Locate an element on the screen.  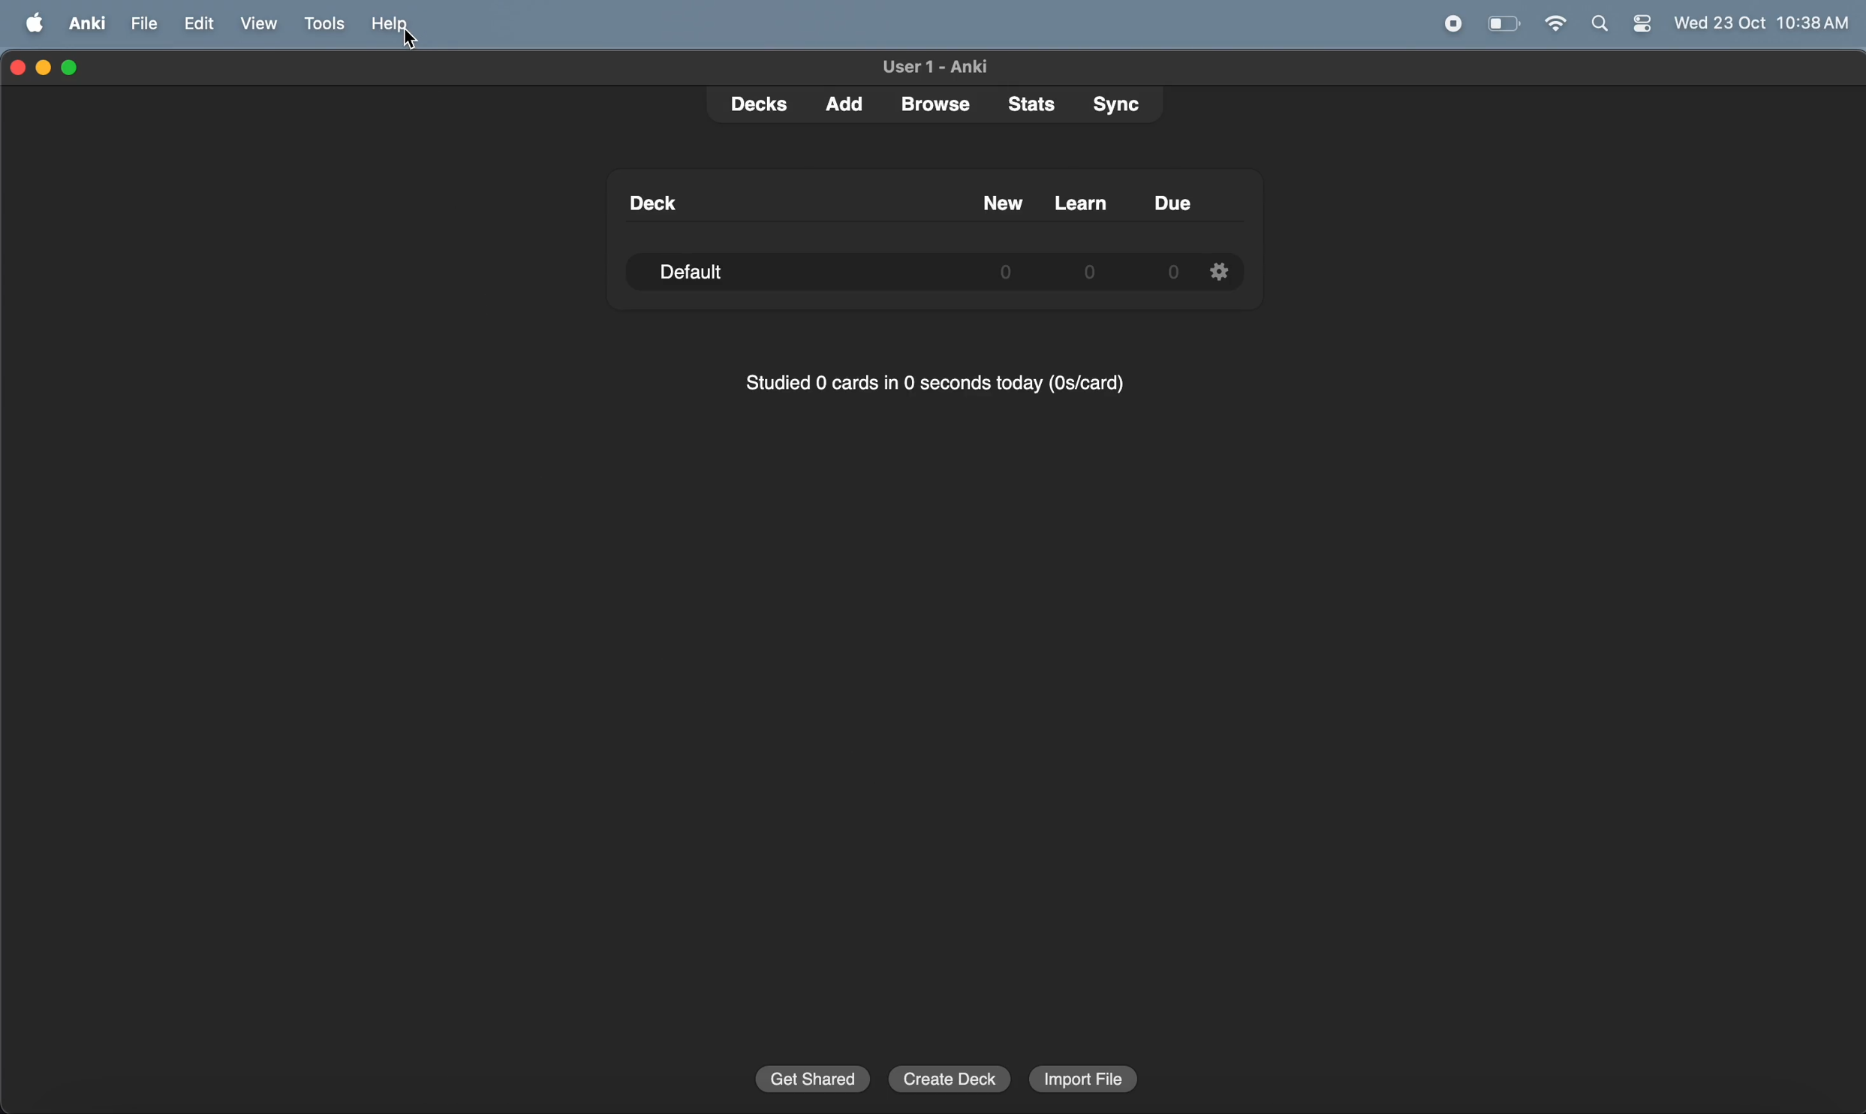
Search is located at coordinates (1600, 26).